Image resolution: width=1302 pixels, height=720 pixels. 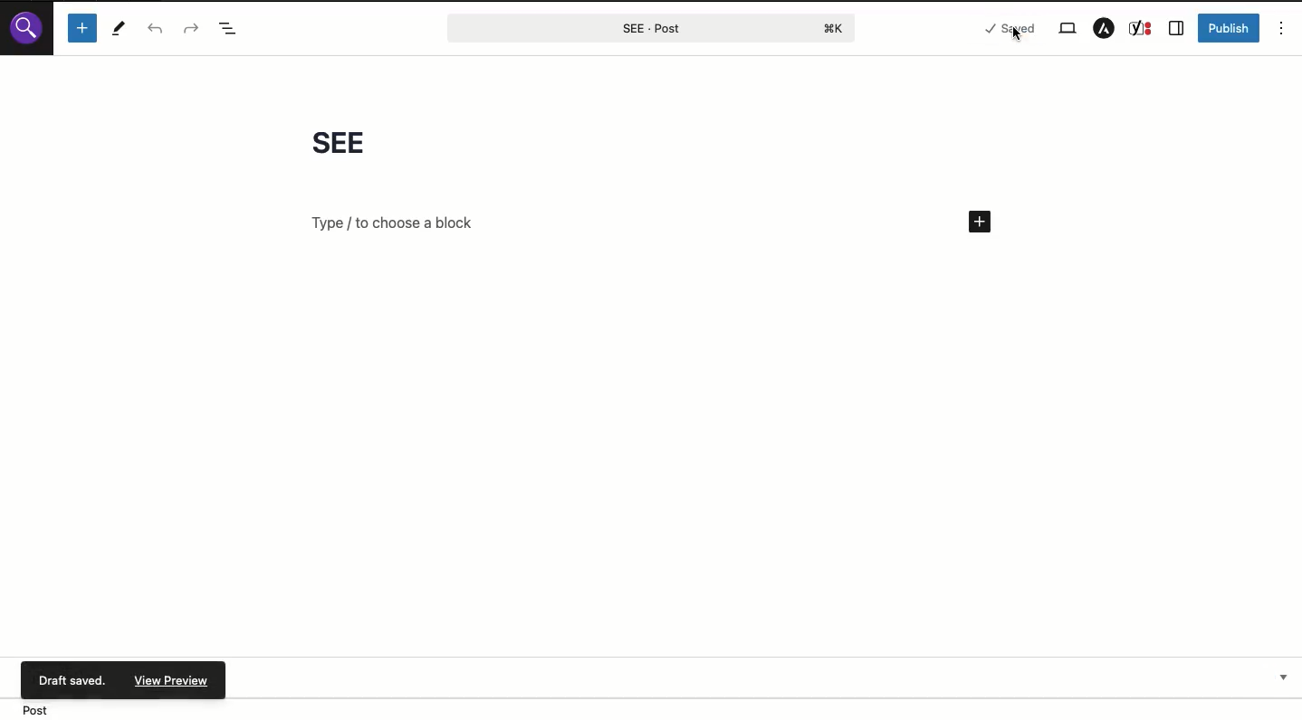 What do you see at coordinates (1142, 28) in the screenshot?
I see `Yoast` at bounding box center [1142, 28].